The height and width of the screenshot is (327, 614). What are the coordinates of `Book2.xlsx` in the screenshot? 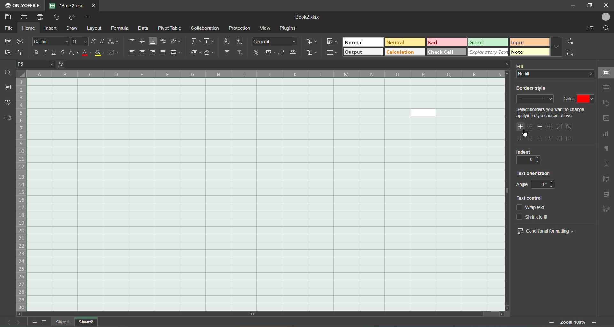 It's located at (309, 17).